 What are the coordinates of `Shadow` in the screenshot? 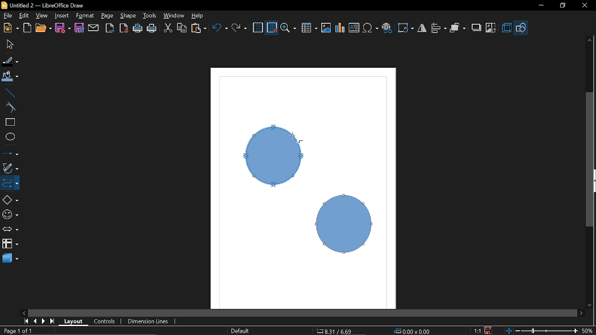 It's located at (476, 28).